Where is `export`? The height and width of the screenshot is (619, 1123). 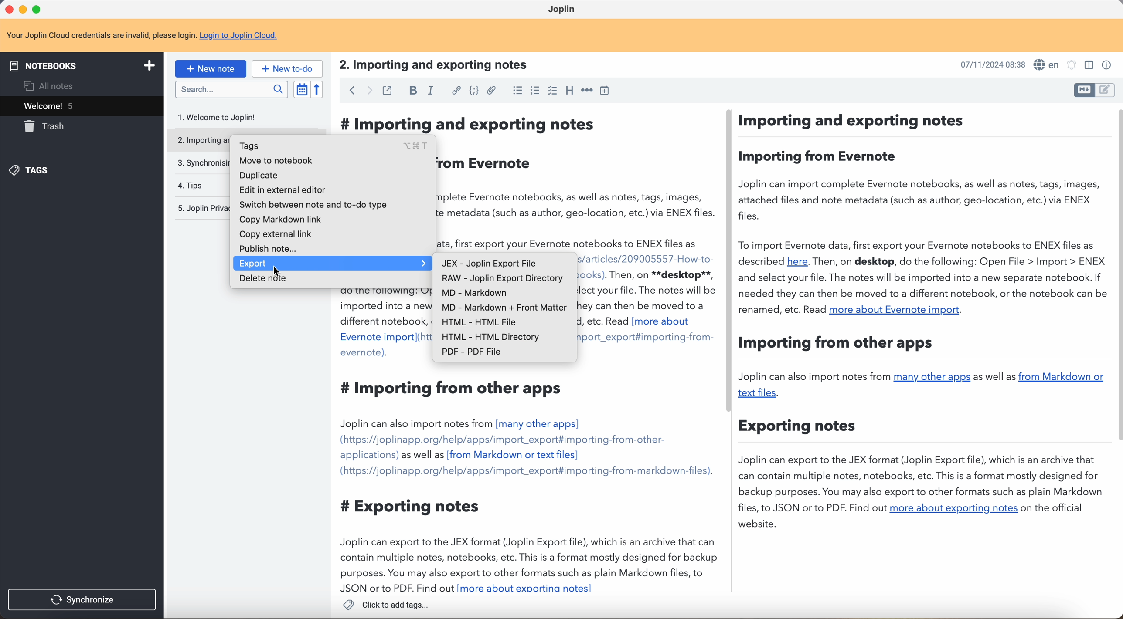
export is located at coordinates (250, 263).